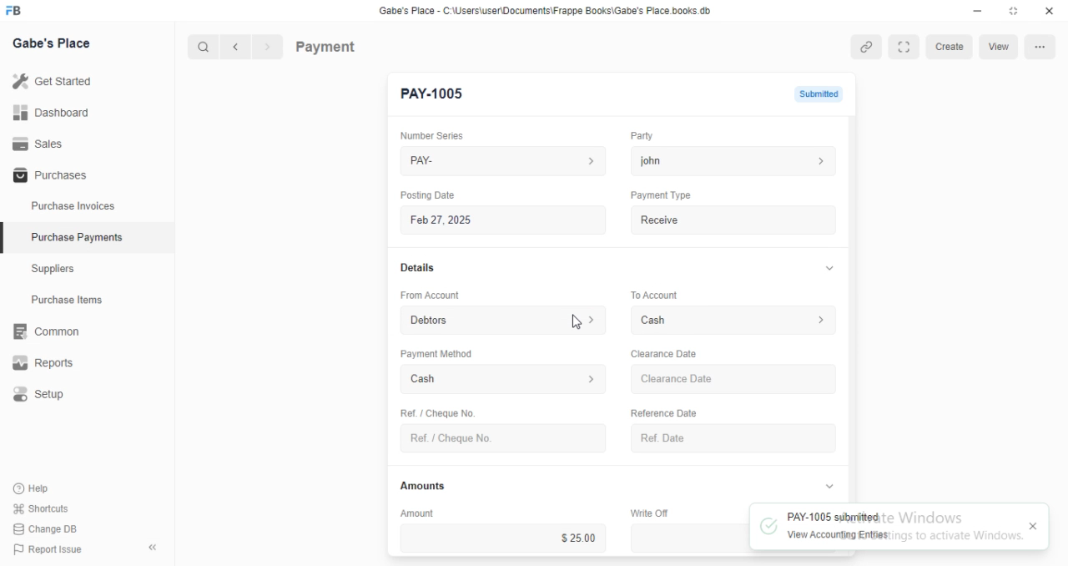 This screenshot has width=1068, height=566. Describe the element at coordinates (239, 48) in the screenshot. I see `navigate backward` at that location.